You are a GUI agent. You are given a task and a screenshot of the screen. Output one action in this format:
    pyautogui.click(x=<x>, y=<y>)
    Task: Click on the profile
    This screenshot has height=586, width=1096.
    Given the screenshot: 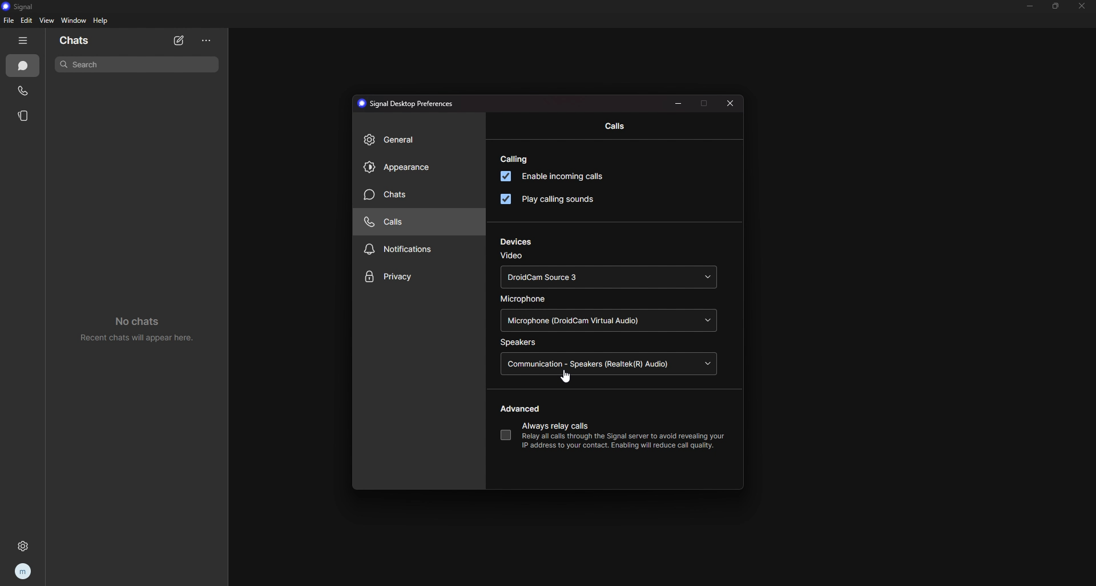 What is the action you would take?
    pyautogui.click(x=22, y=571)
    